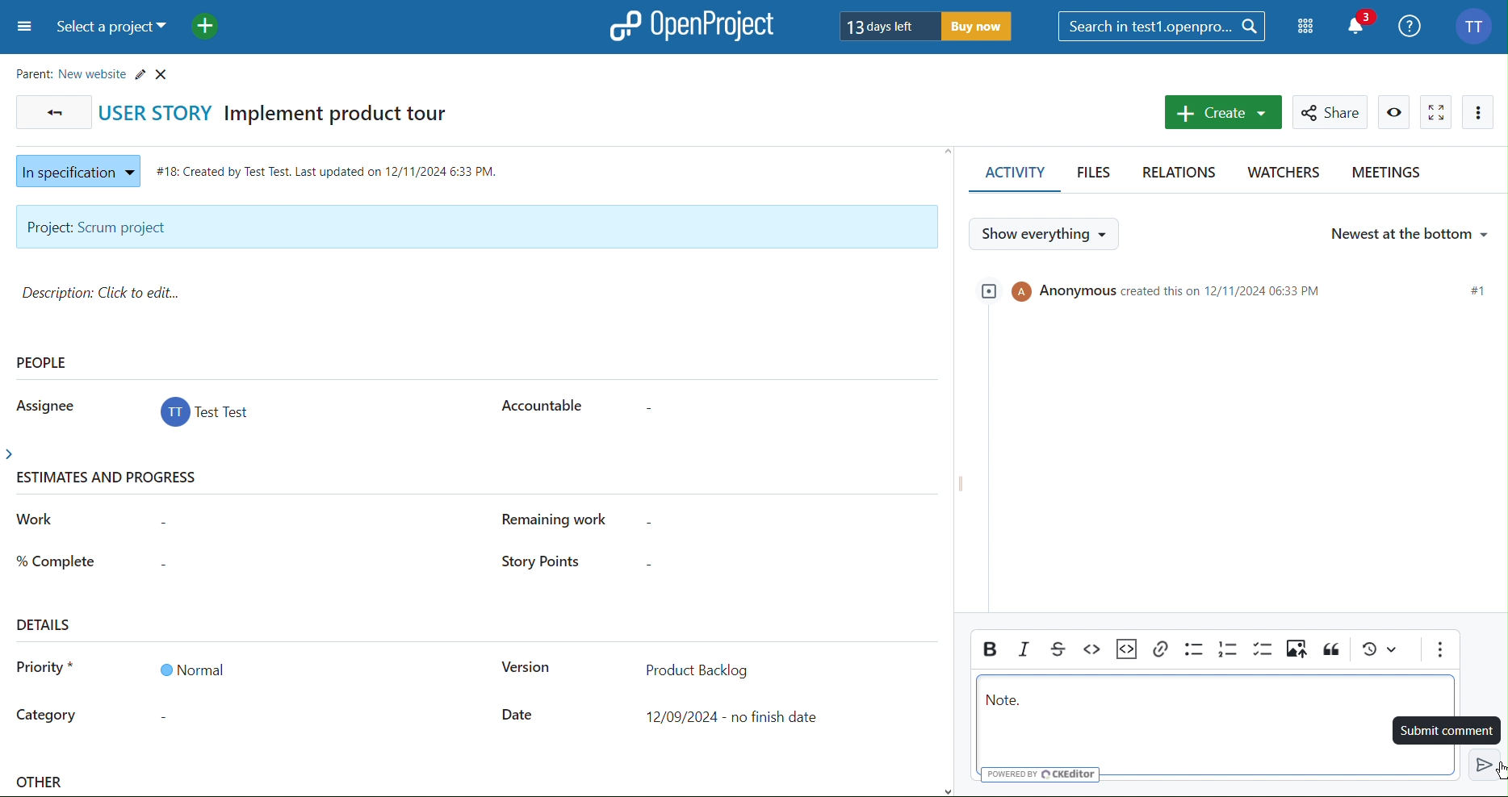  What do you see at coordinates (1221, 112) in the screenshot?
I see `Create` at bounding box center [1221, 112].